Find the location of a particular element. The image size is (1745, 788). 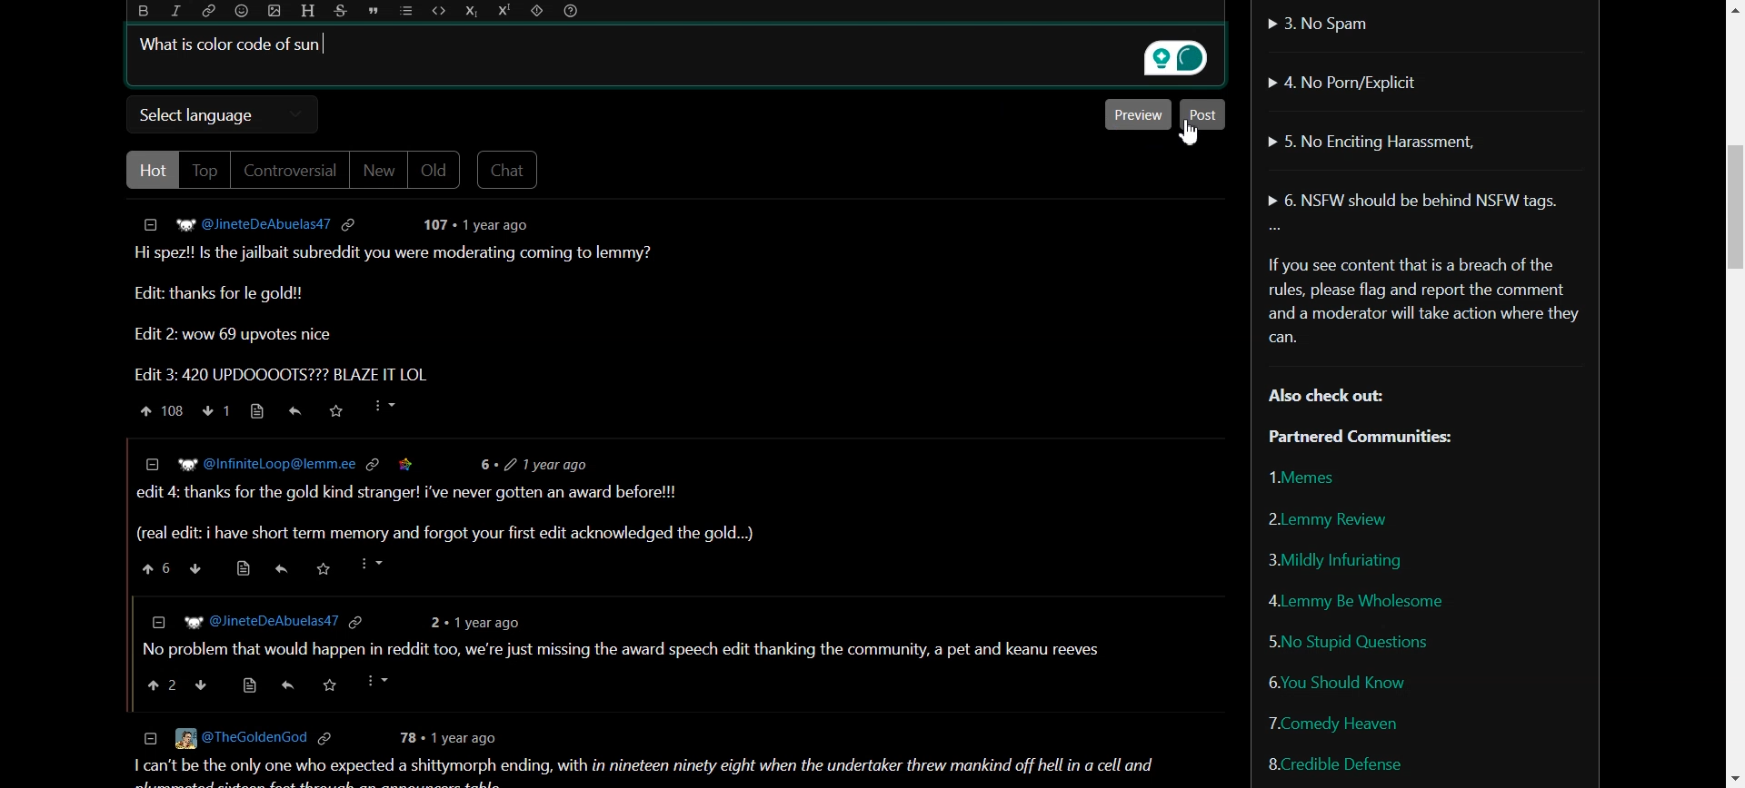

Controversial is located at coordinates (290, 170).